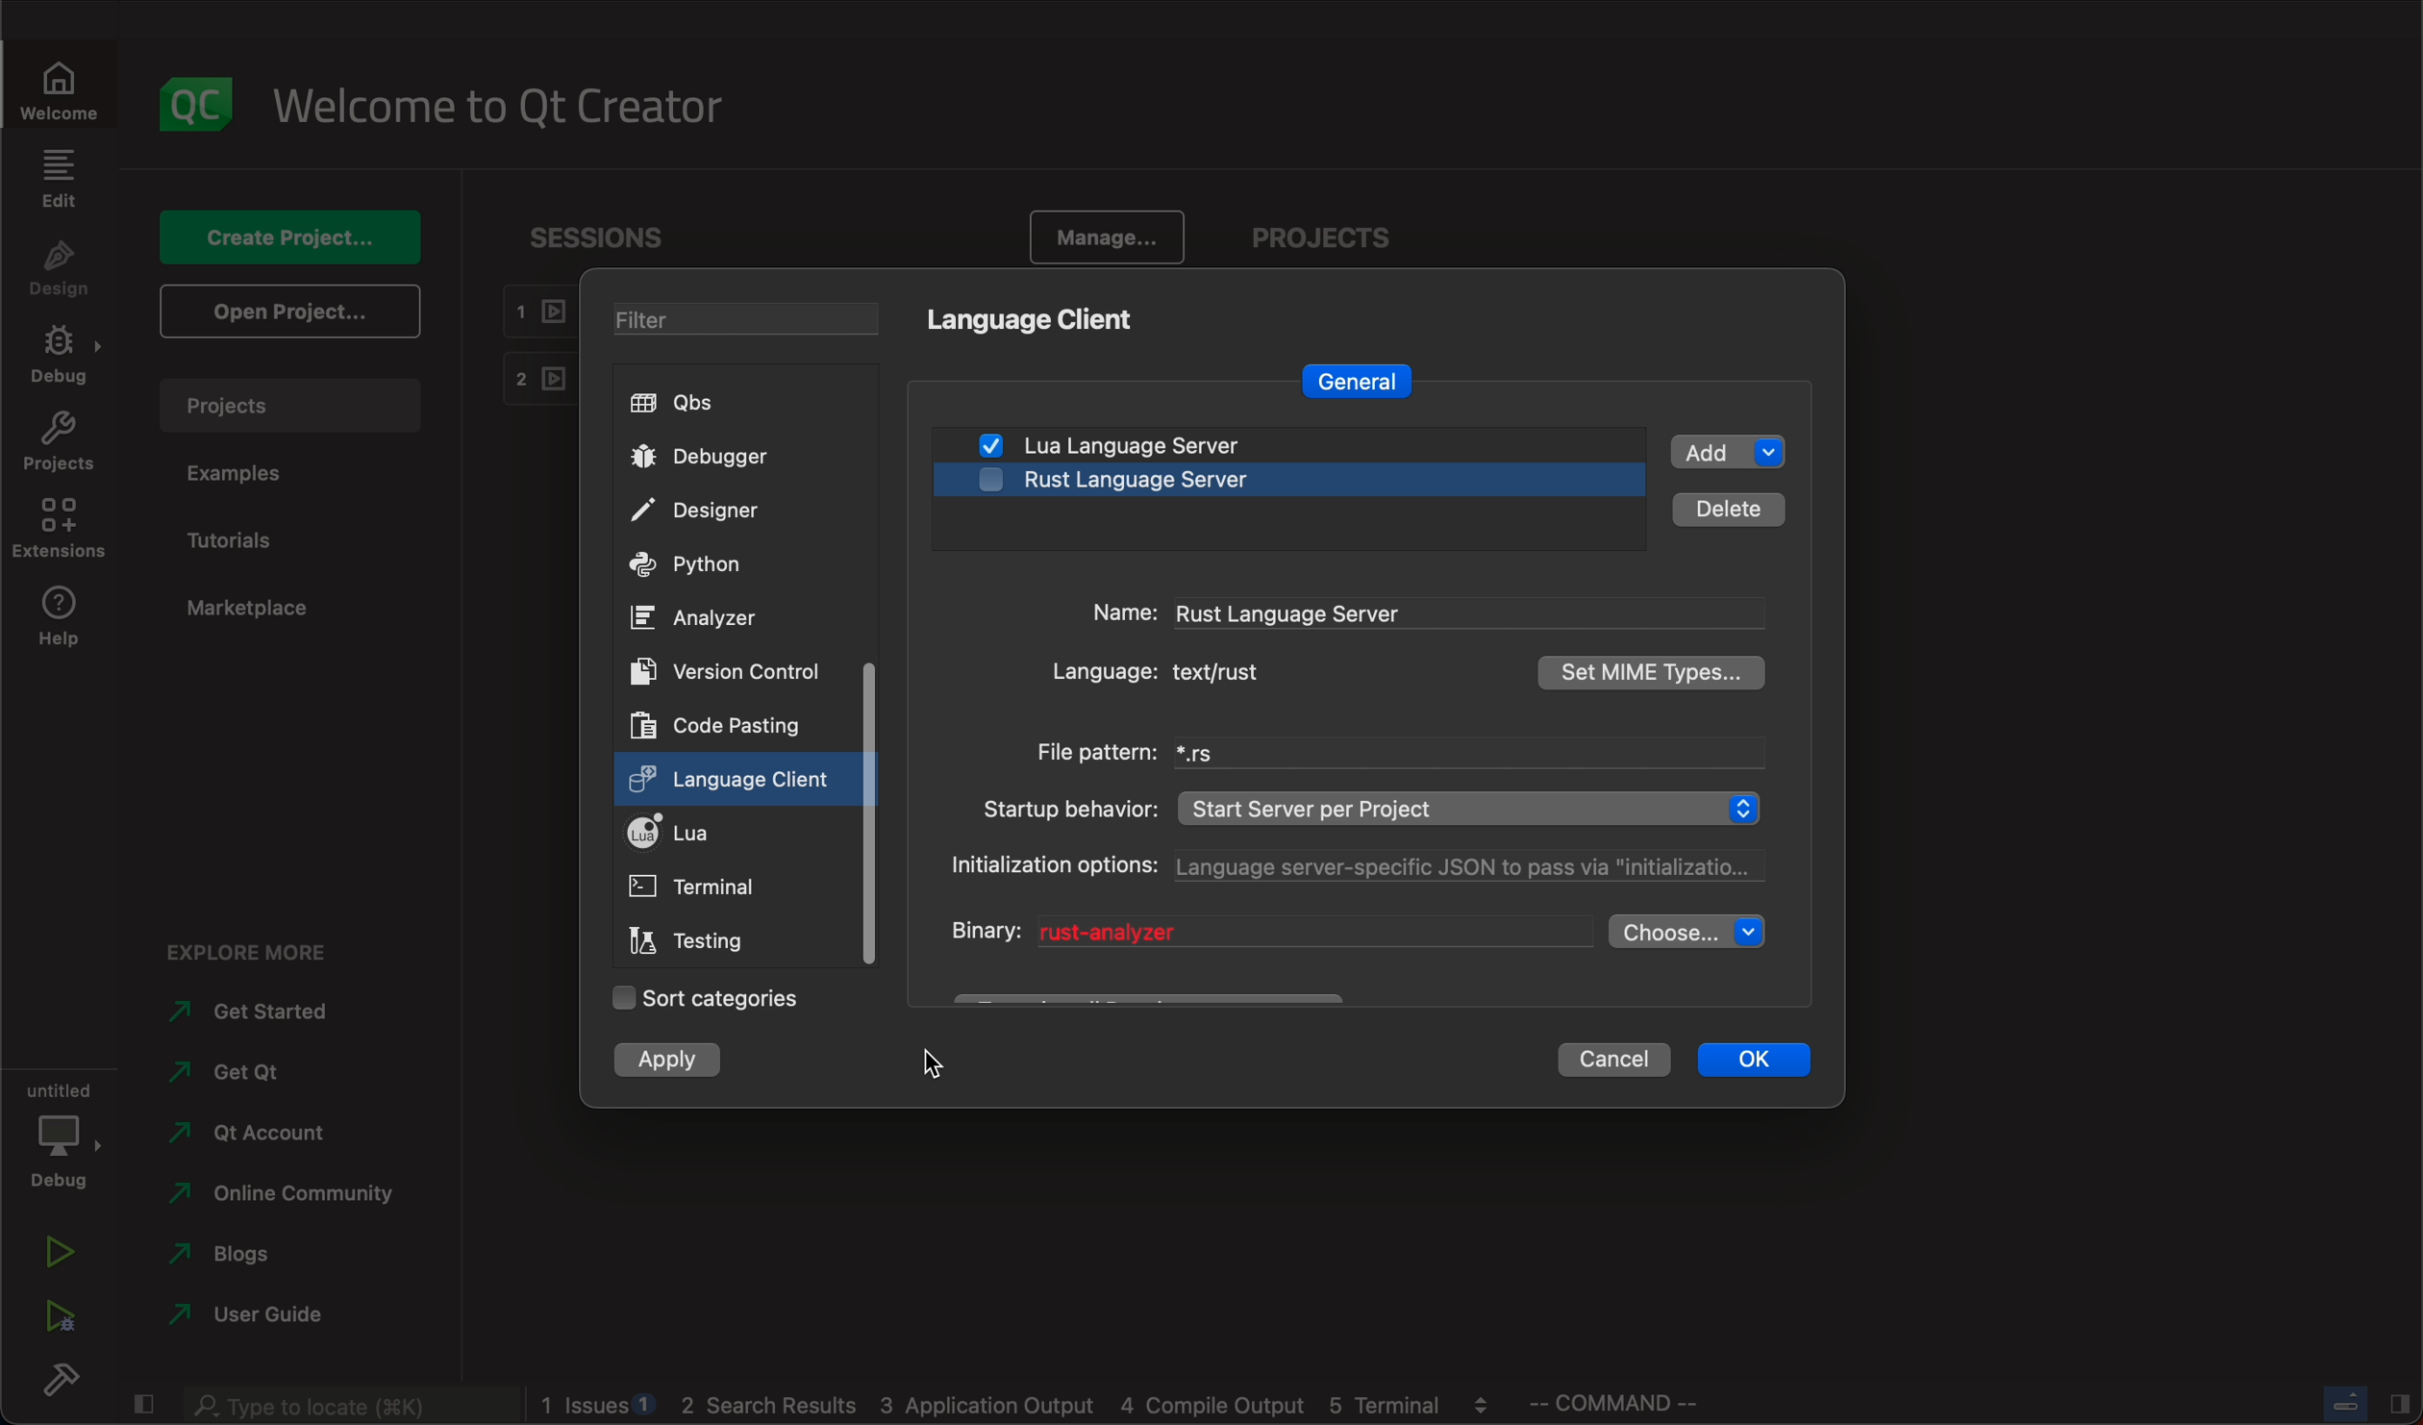 The image size is (2423, 1425). I want to click on welcome, so click(496, 107).